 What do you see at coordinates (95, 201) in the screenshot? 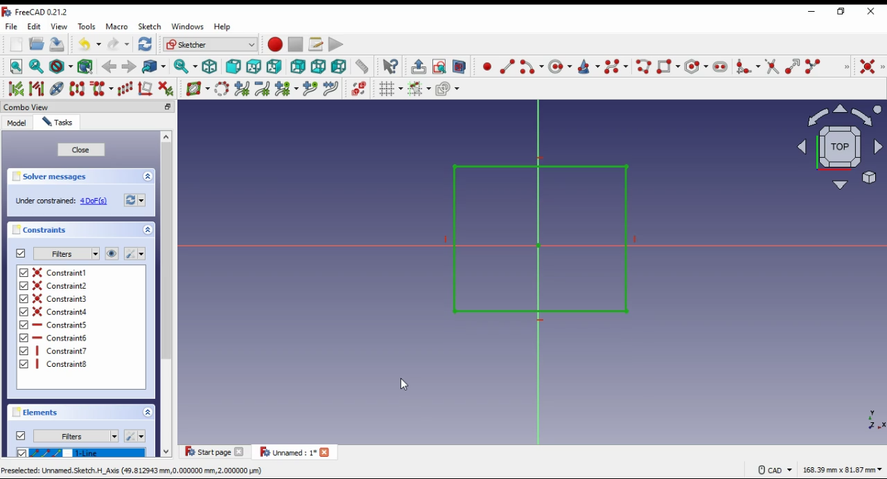
I see `4 DoF(s)` at bounding box center [95, 201].